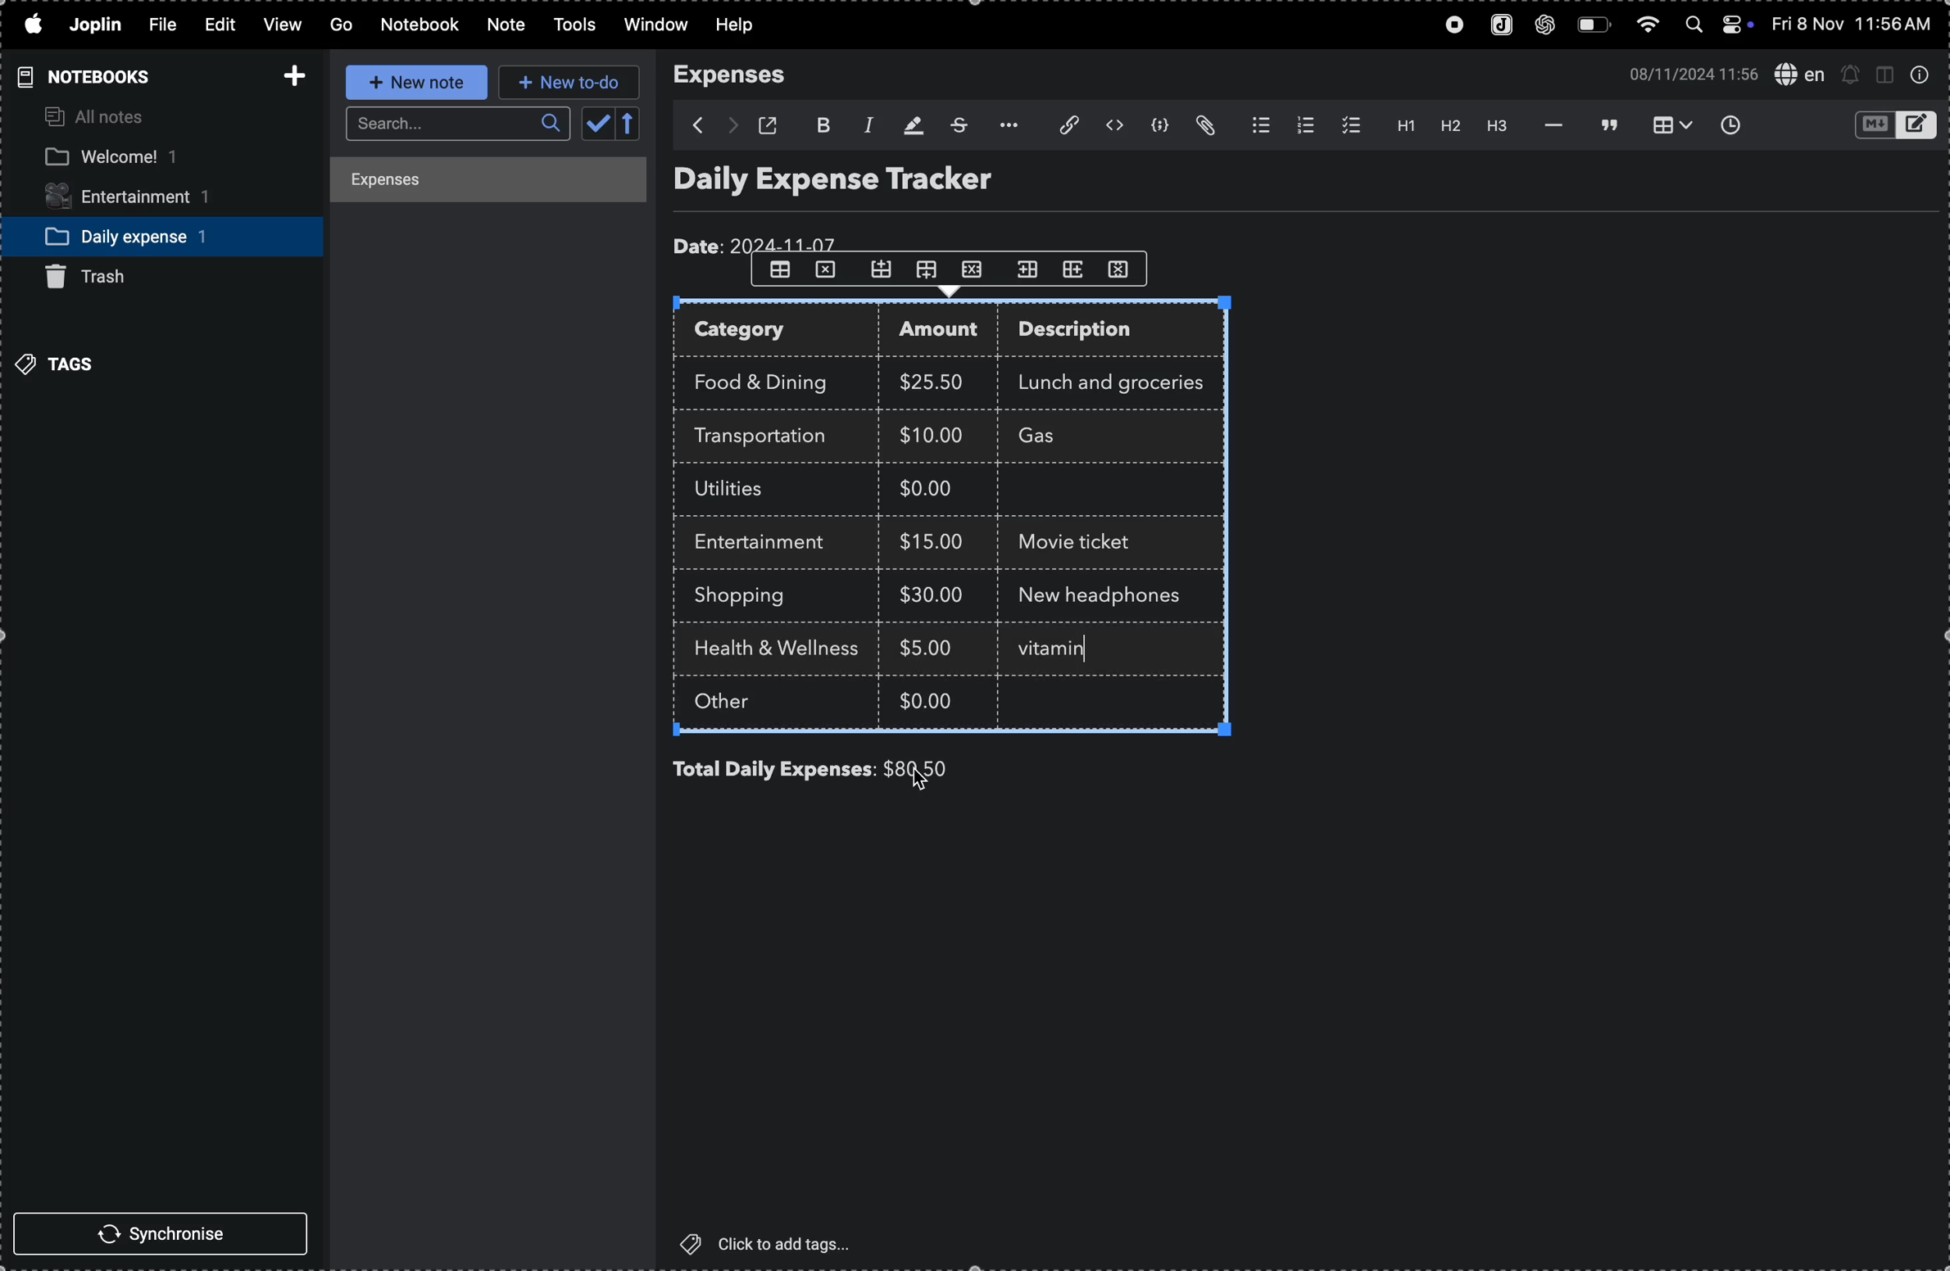 This screenshot has width=1950, height=1271. Describe the element at coordinates (779, 332) in the screenshot. I see `category` at that location.